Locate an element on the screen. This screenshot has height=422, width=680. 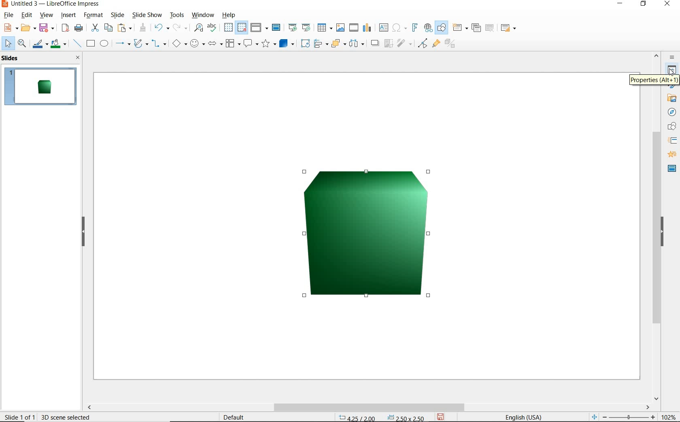
snap to grid is located at coordinates (242, 28).